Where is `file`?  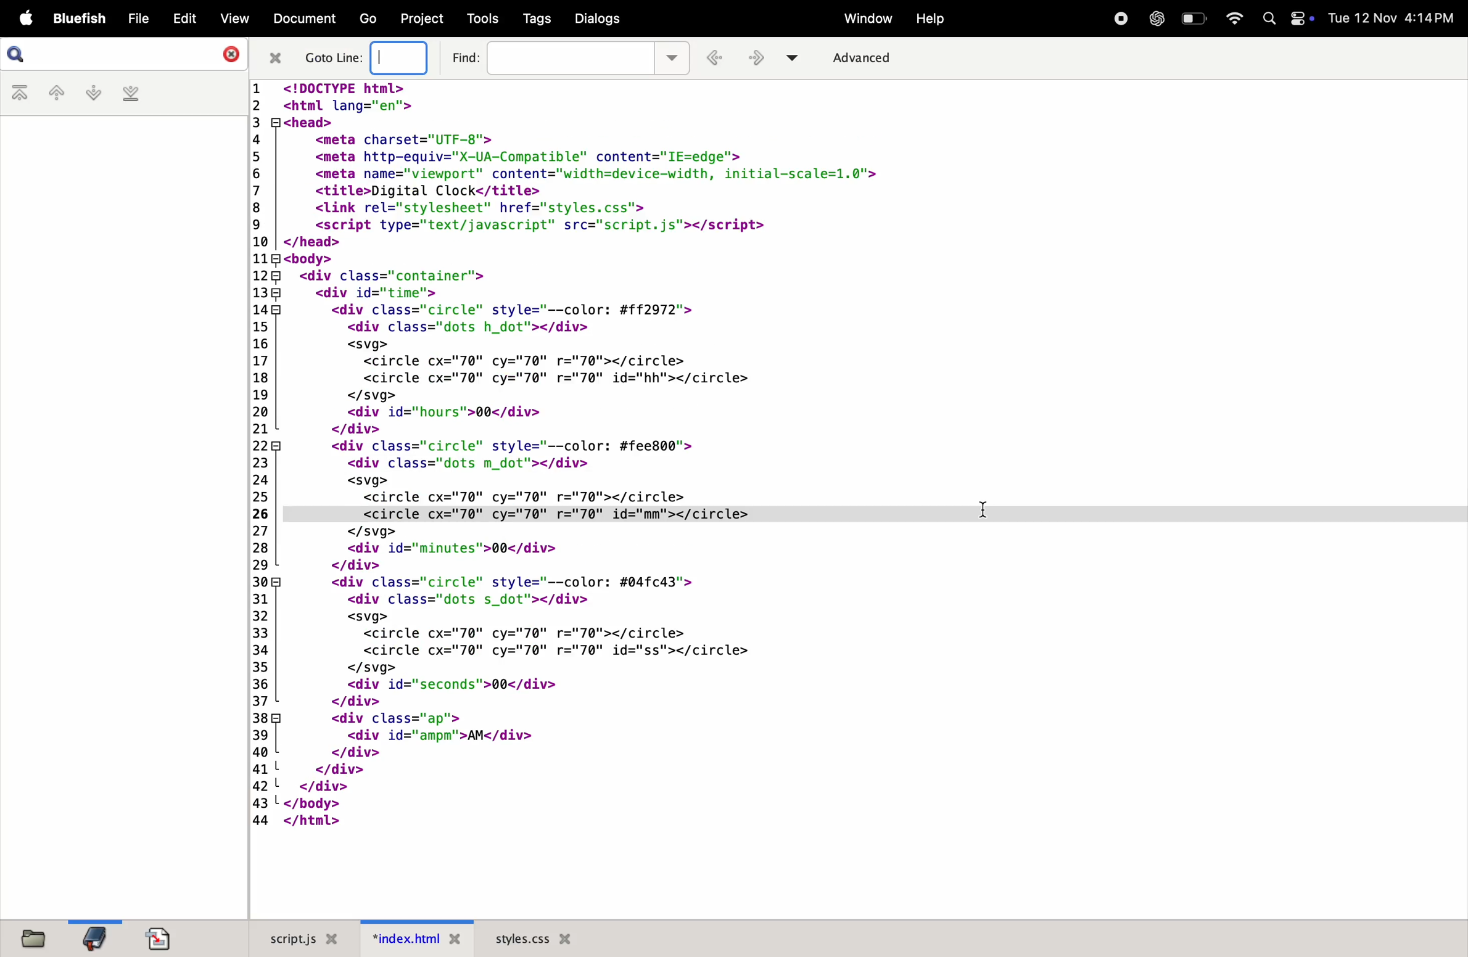 file is located at coordinates (133, 19).